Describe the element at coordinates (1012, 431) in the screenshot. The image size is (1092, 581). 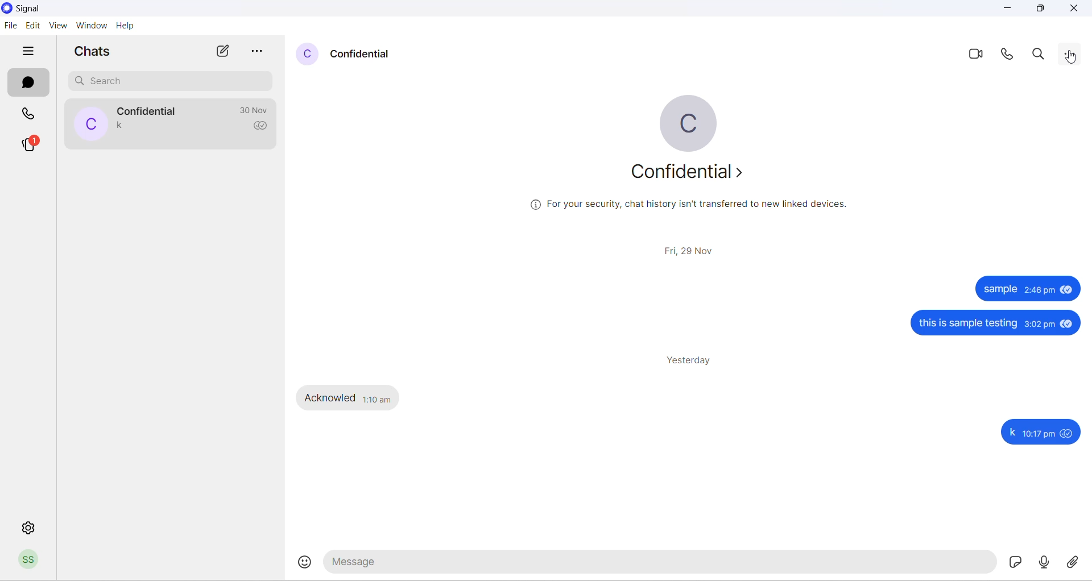
I see `k` at that location.